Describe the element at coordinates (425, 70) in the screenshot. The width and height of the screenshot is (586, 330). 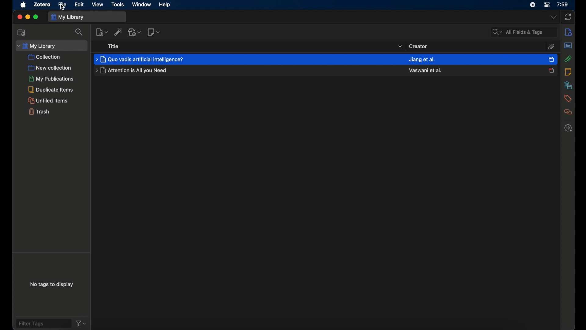
I see `creator name` at that location.